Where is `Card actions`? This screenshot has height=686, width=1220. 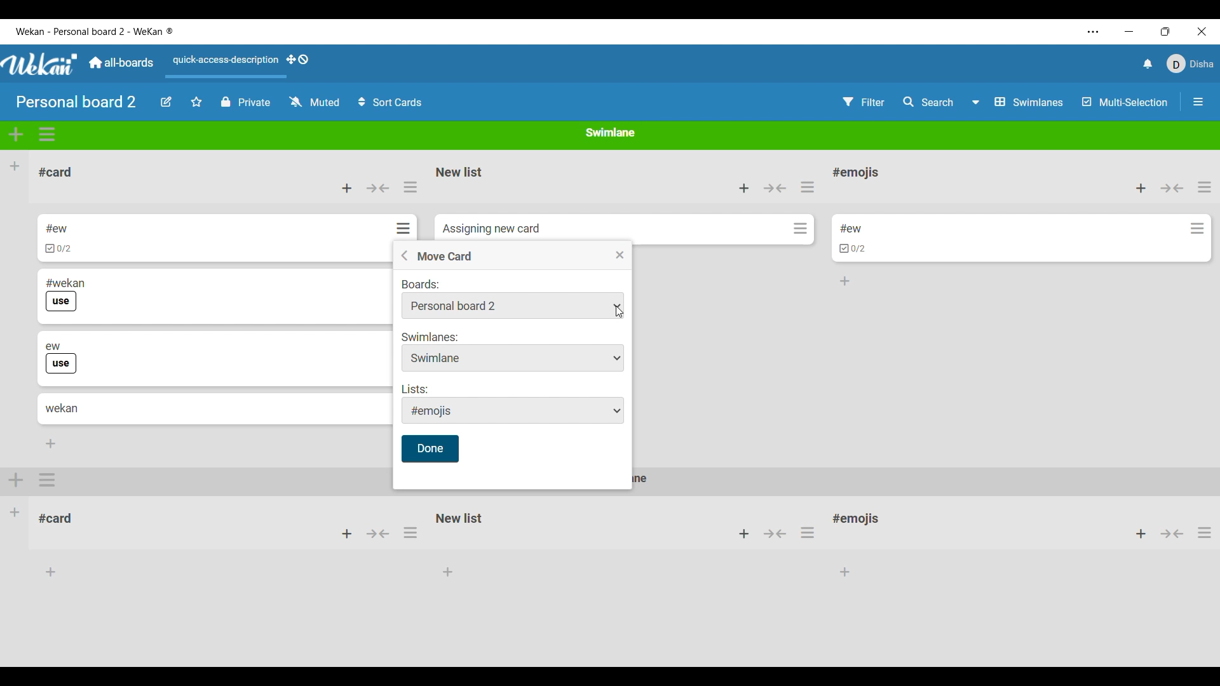
Card actions is located at coordinates (801, 228).